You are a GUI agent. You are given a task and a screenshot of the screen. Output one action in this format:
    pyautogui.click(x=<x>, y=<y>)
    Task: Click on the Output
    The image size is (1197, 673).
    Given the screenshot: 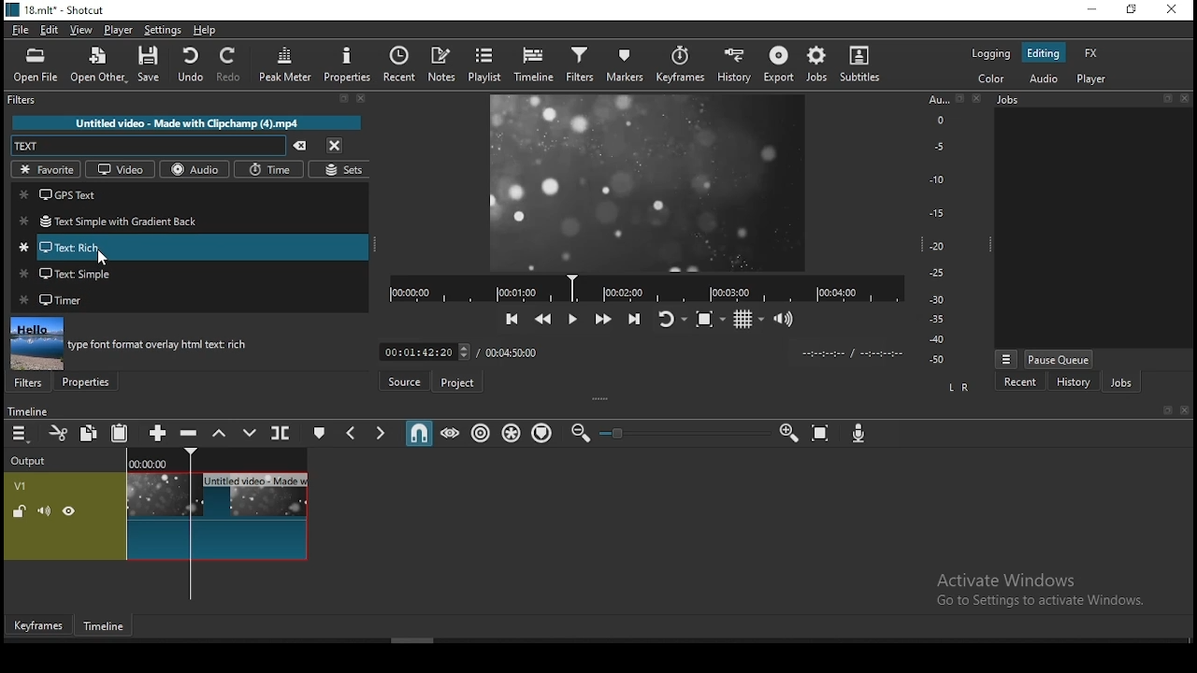 What is the action you would take?
    pyautogui.click(x=32, y=458)
    